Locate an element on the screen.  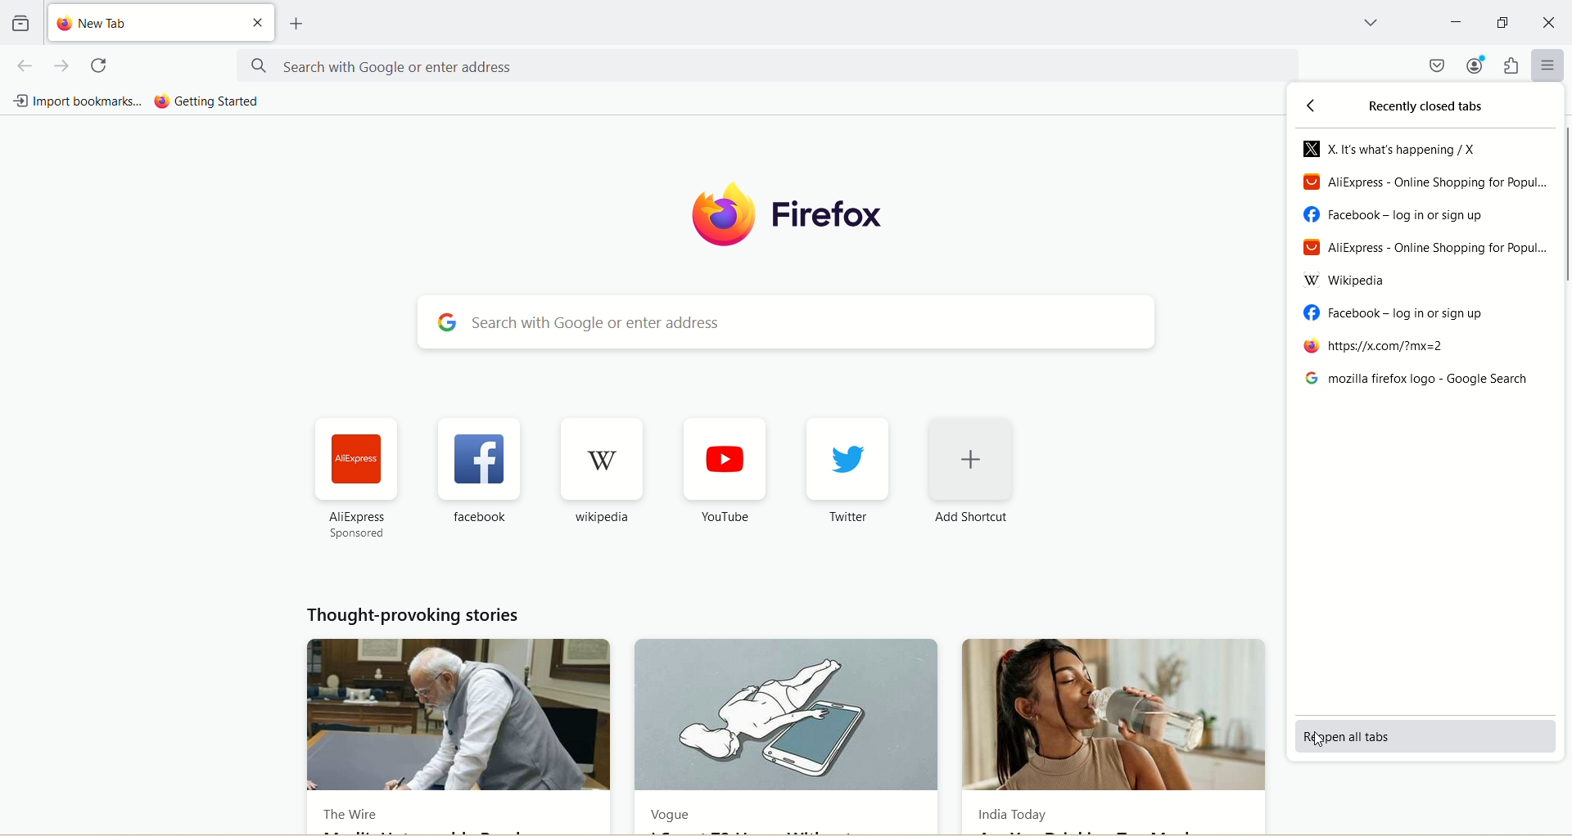
add shortcut is located at coordinates (970, 458).